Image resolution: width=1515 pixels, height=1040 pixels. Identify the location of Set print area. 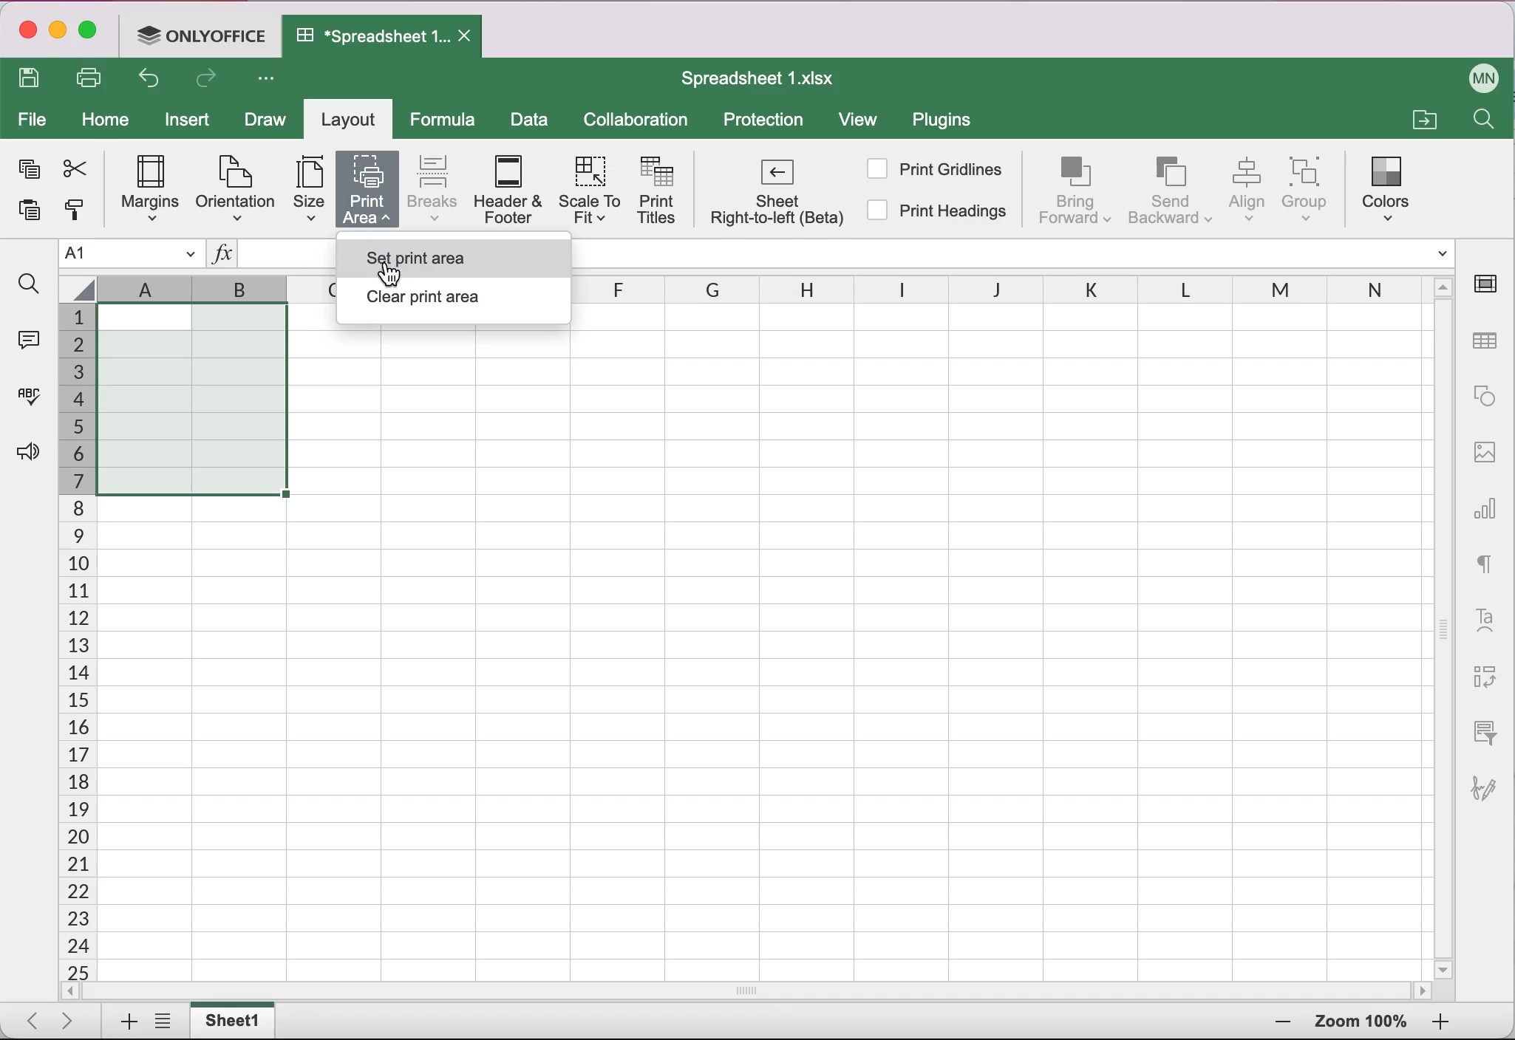
(446, 253).